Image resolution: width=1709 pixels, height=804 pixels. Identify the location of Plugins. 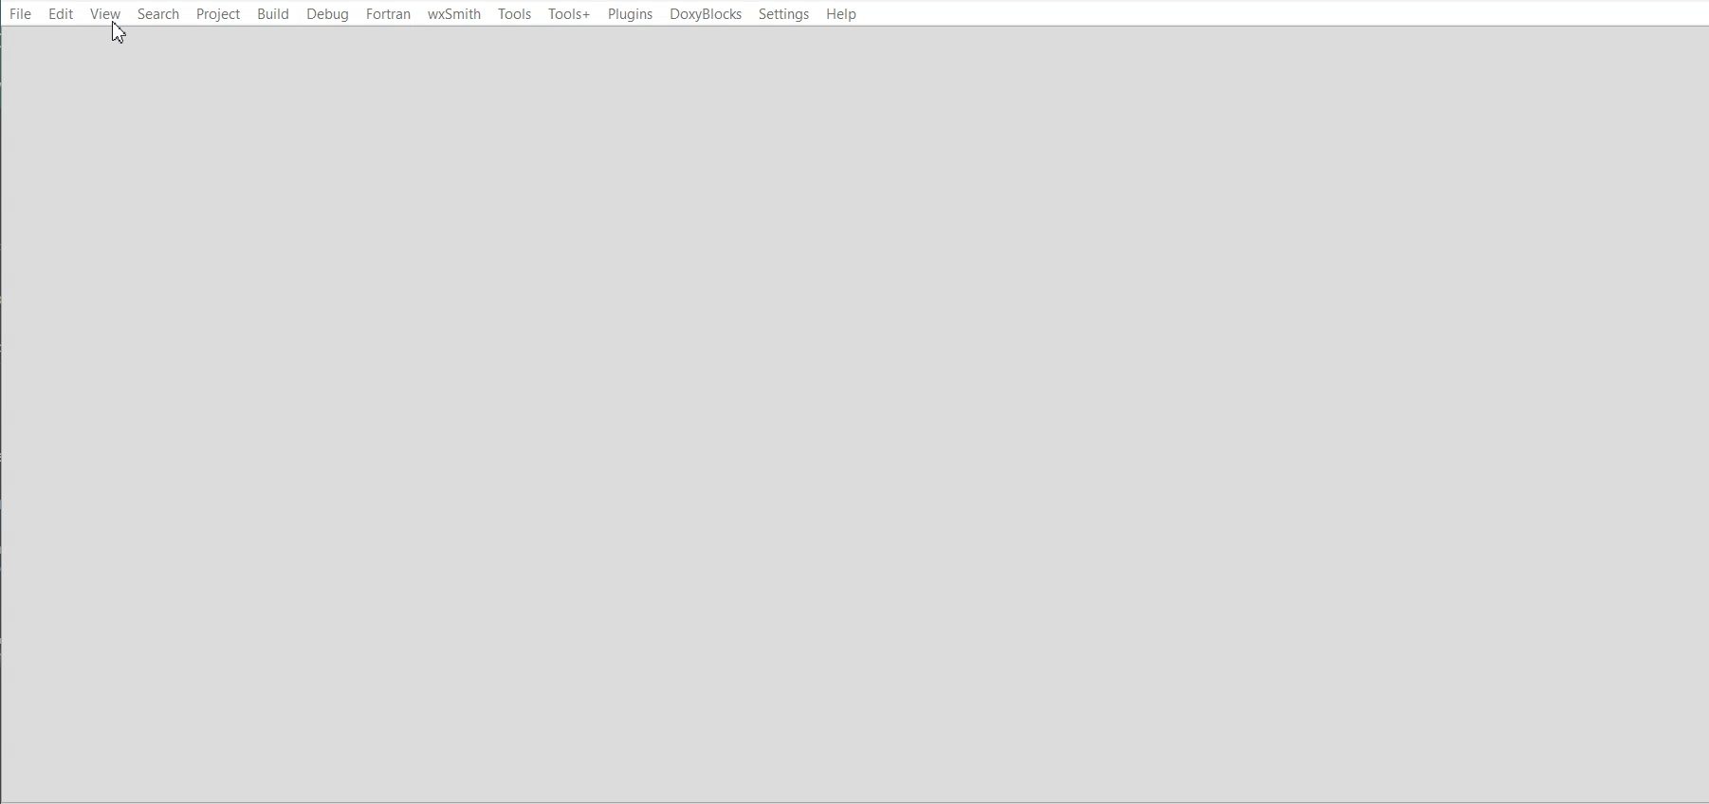
(630, 14).